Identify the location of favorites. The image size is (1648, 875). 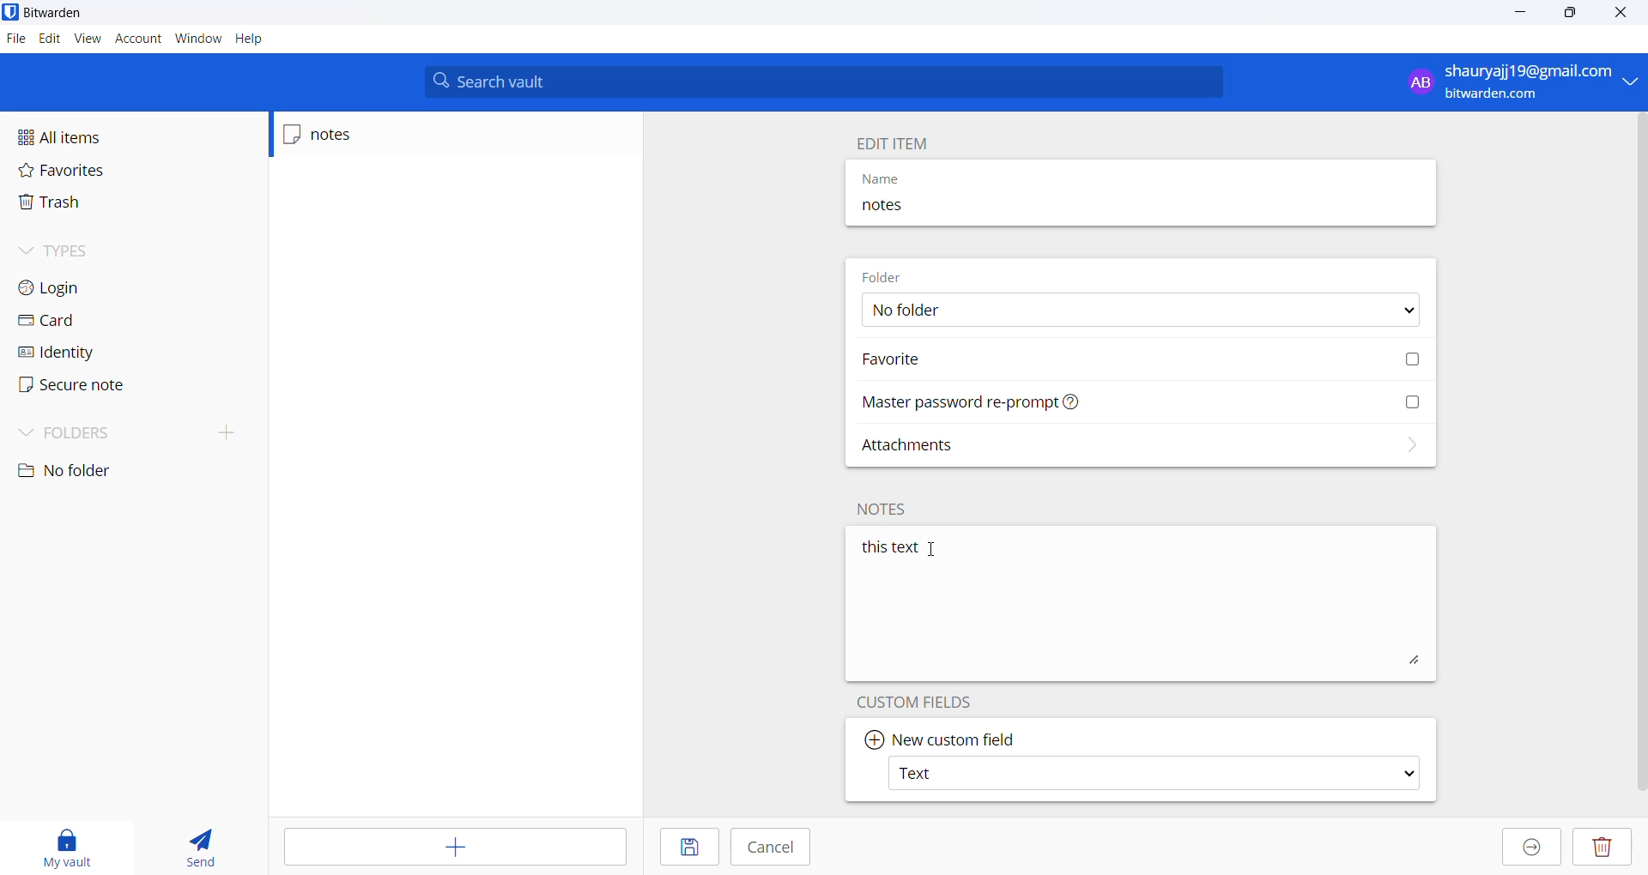
(79, 172).